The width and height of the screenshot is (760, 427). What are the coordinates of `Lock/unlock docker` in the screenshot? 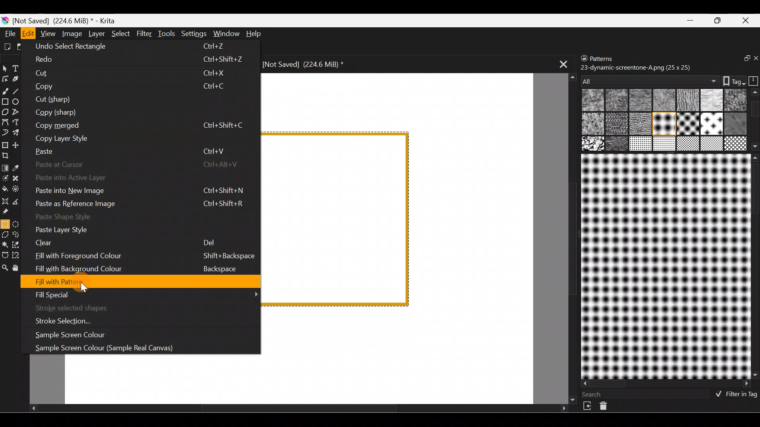 It's located at (582, 59).